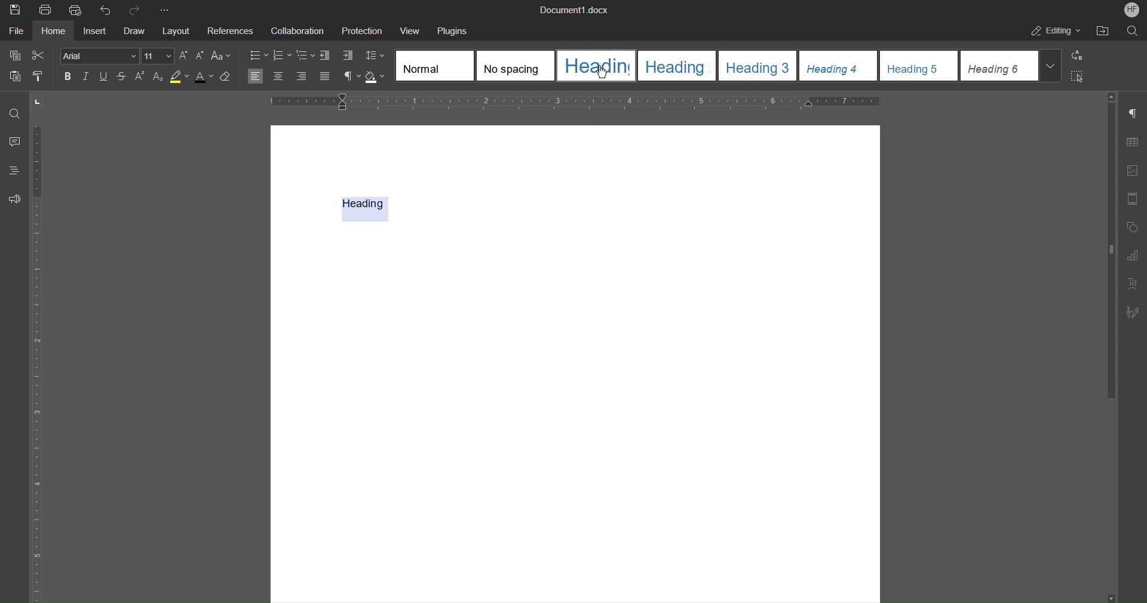 The image size is (1147, 603). Describe the element at coordinates (365, 208) in the screenshot. I see `Heading` at that location.